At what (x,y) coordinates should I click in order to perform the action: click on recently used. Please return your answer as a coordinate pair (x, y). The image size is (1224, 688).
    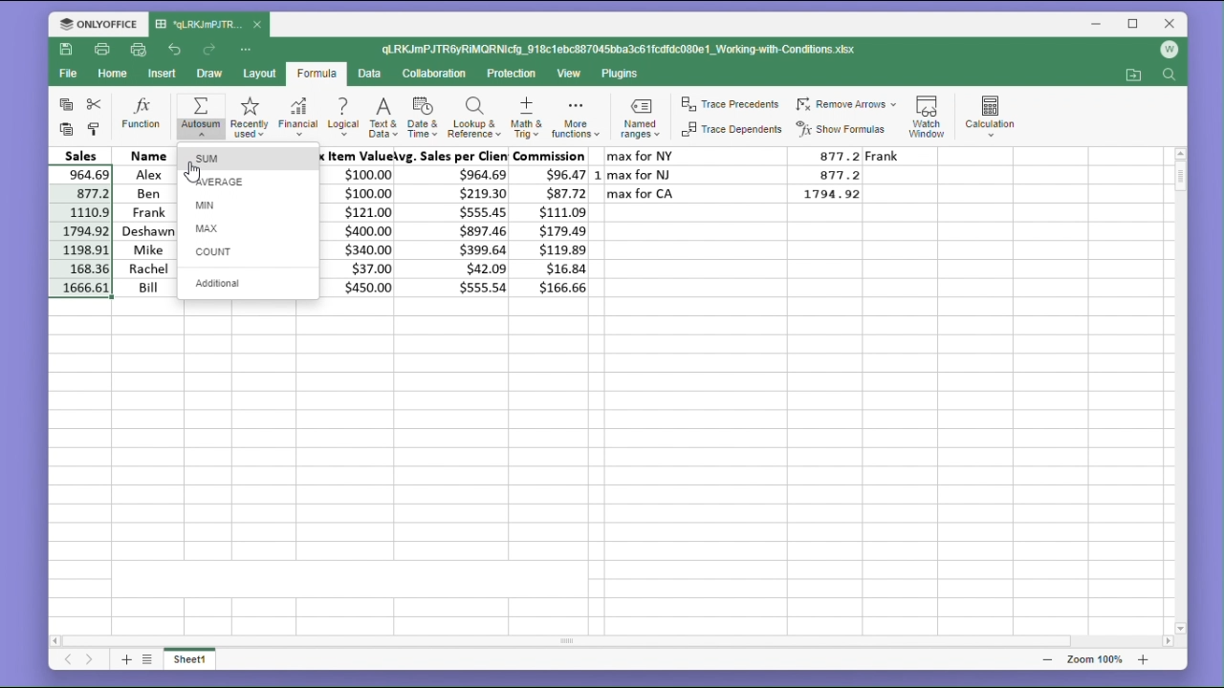
    Looking at the image, I should click on (249, 115).